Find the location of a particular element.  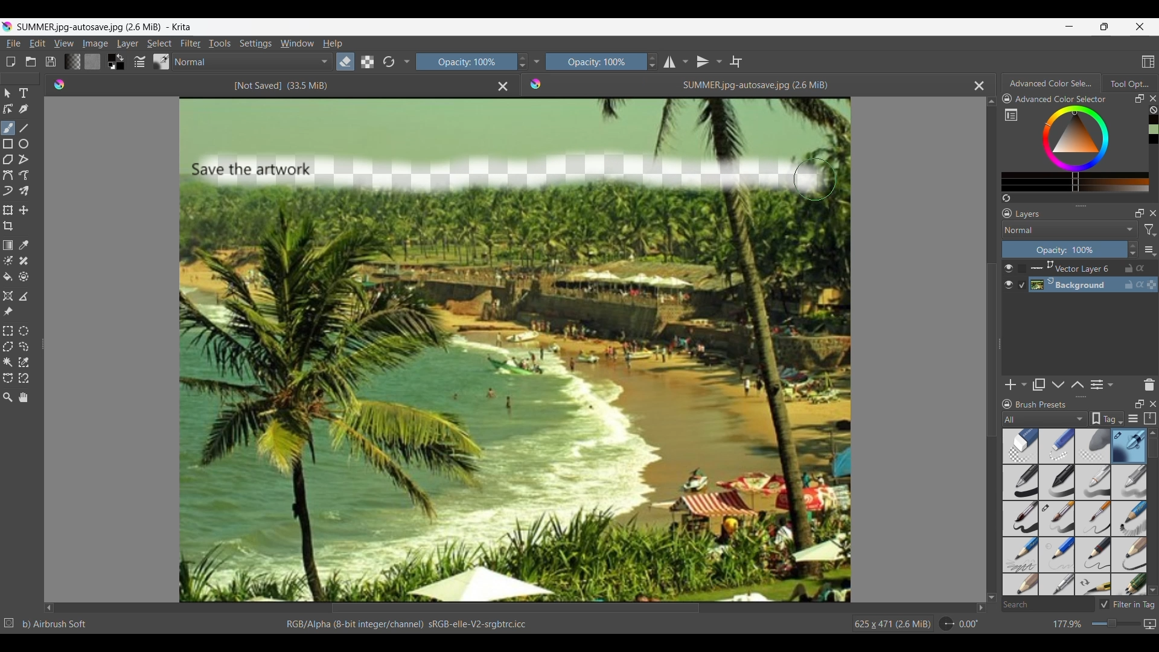

Increase/Decrease opacity is located at coordinates (1133, 249).